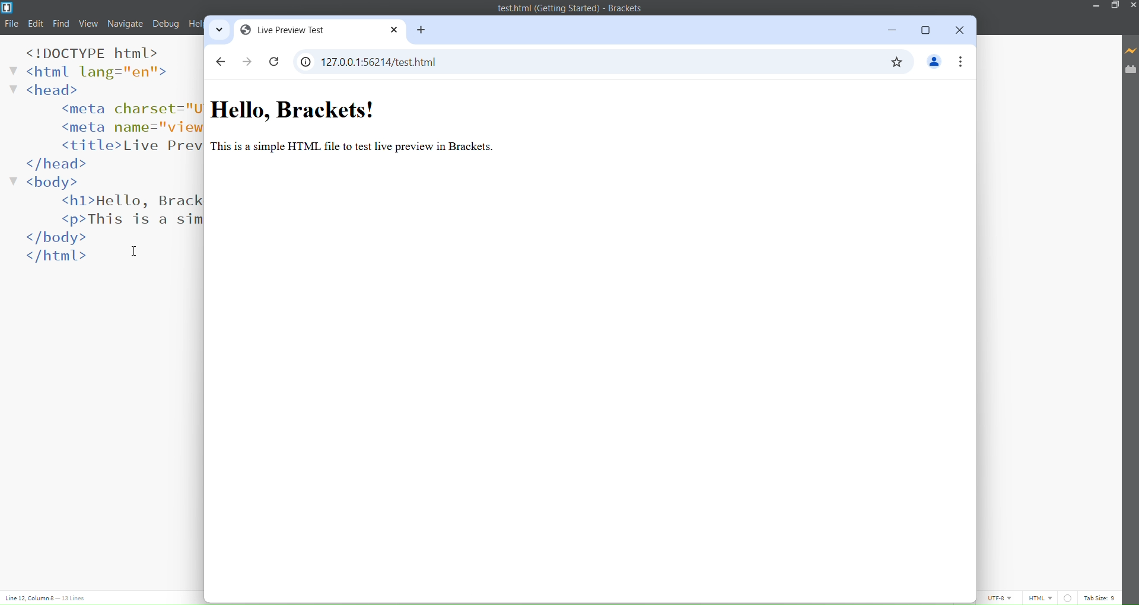 The width and height of the screenshot is (1139, 605). Describe the element at coordinates (164, 24) in the screenshot. I see `Debug` at that location.